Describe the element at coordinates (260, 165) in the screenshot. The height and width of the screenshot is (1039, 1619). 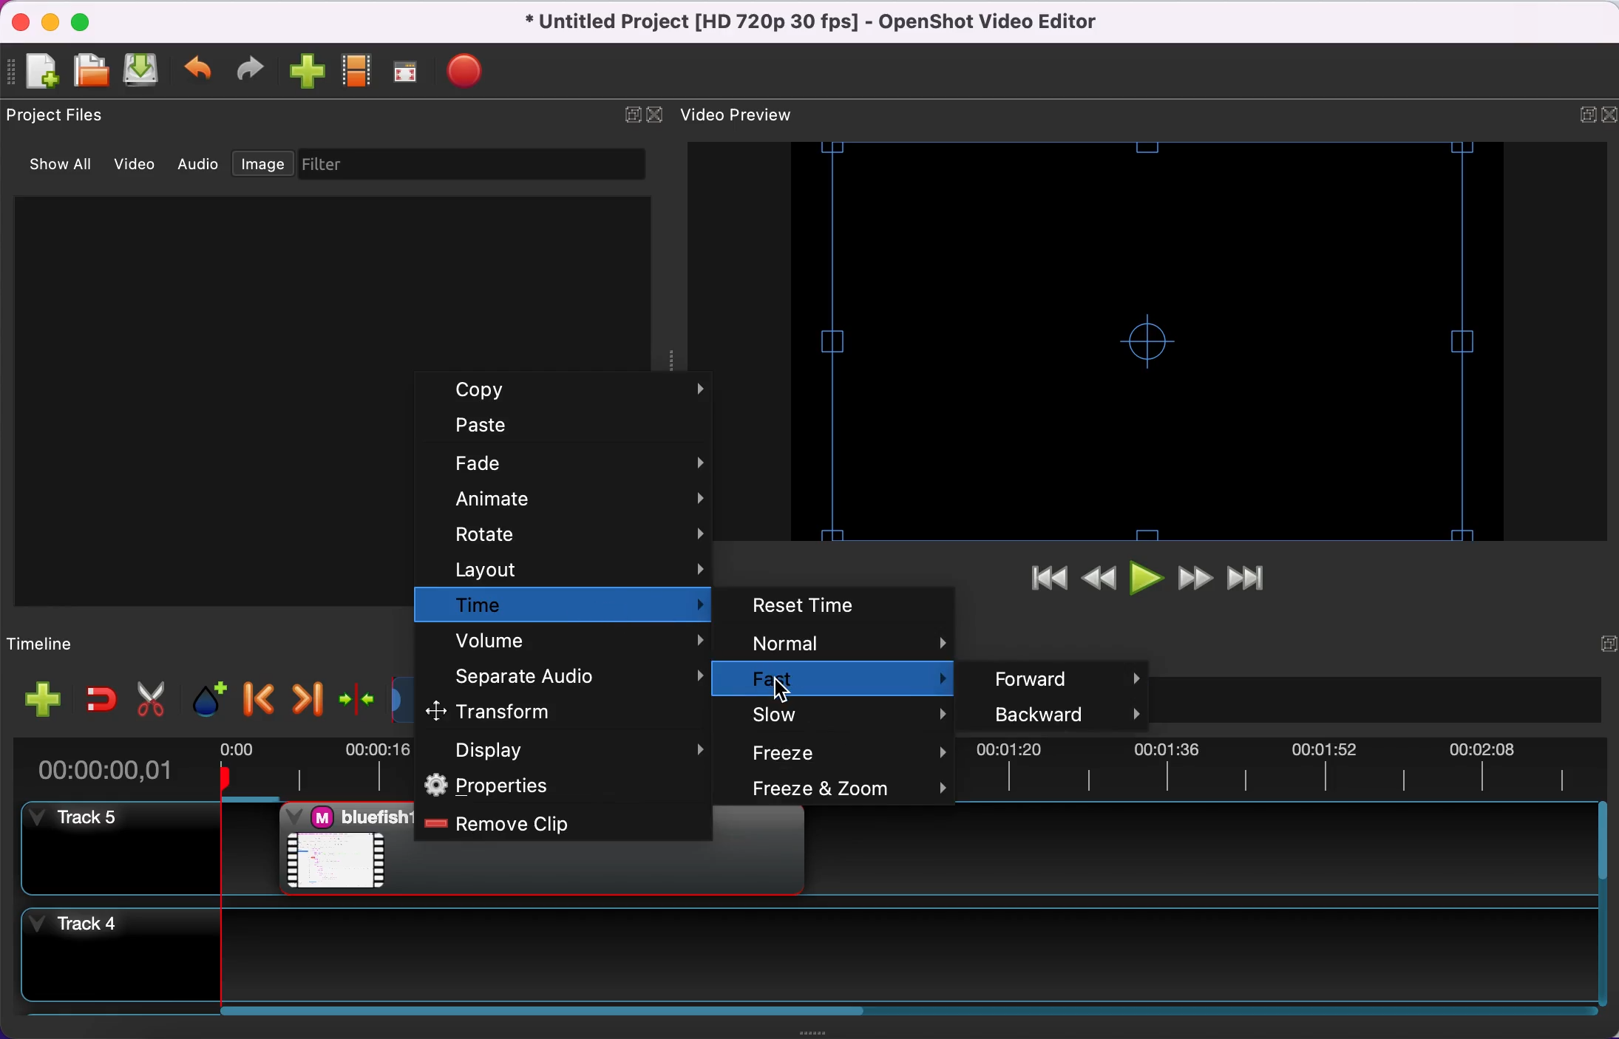
I see `image` at that location.